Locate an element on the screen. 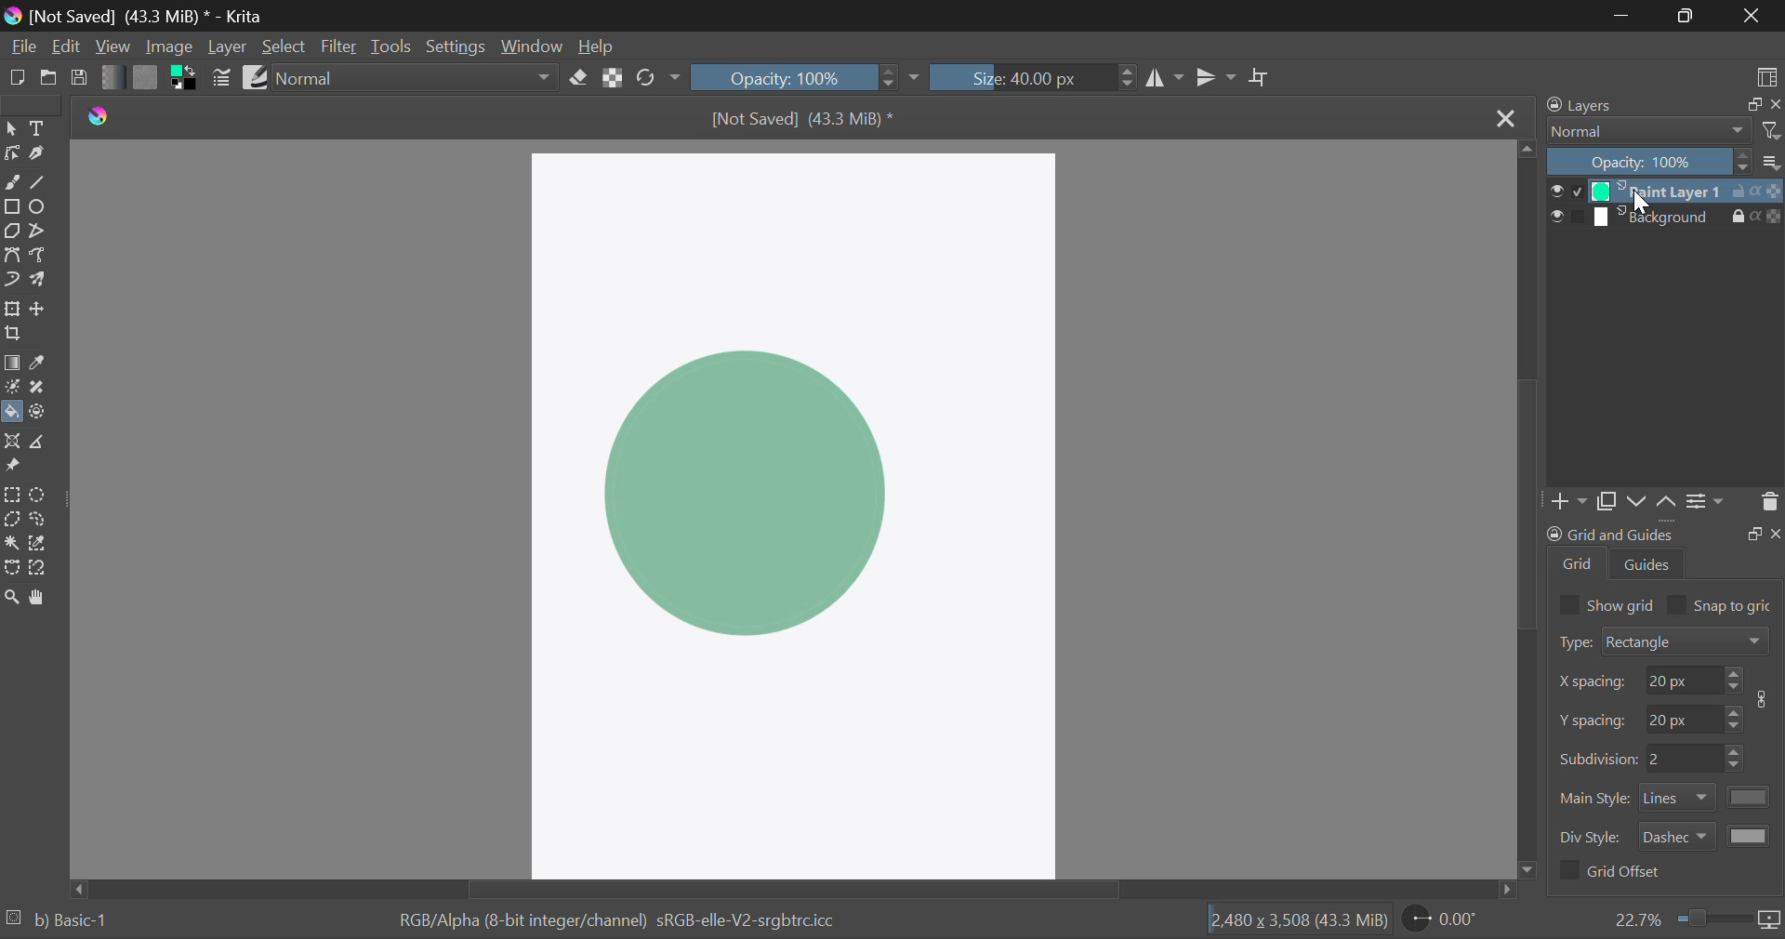 This screenshot has width=1785, height=939. Filter is located at coordinates (340, 46).